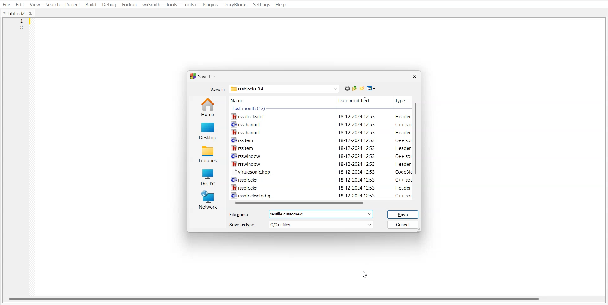  I want to click on Create new folder, so click(363, 89).